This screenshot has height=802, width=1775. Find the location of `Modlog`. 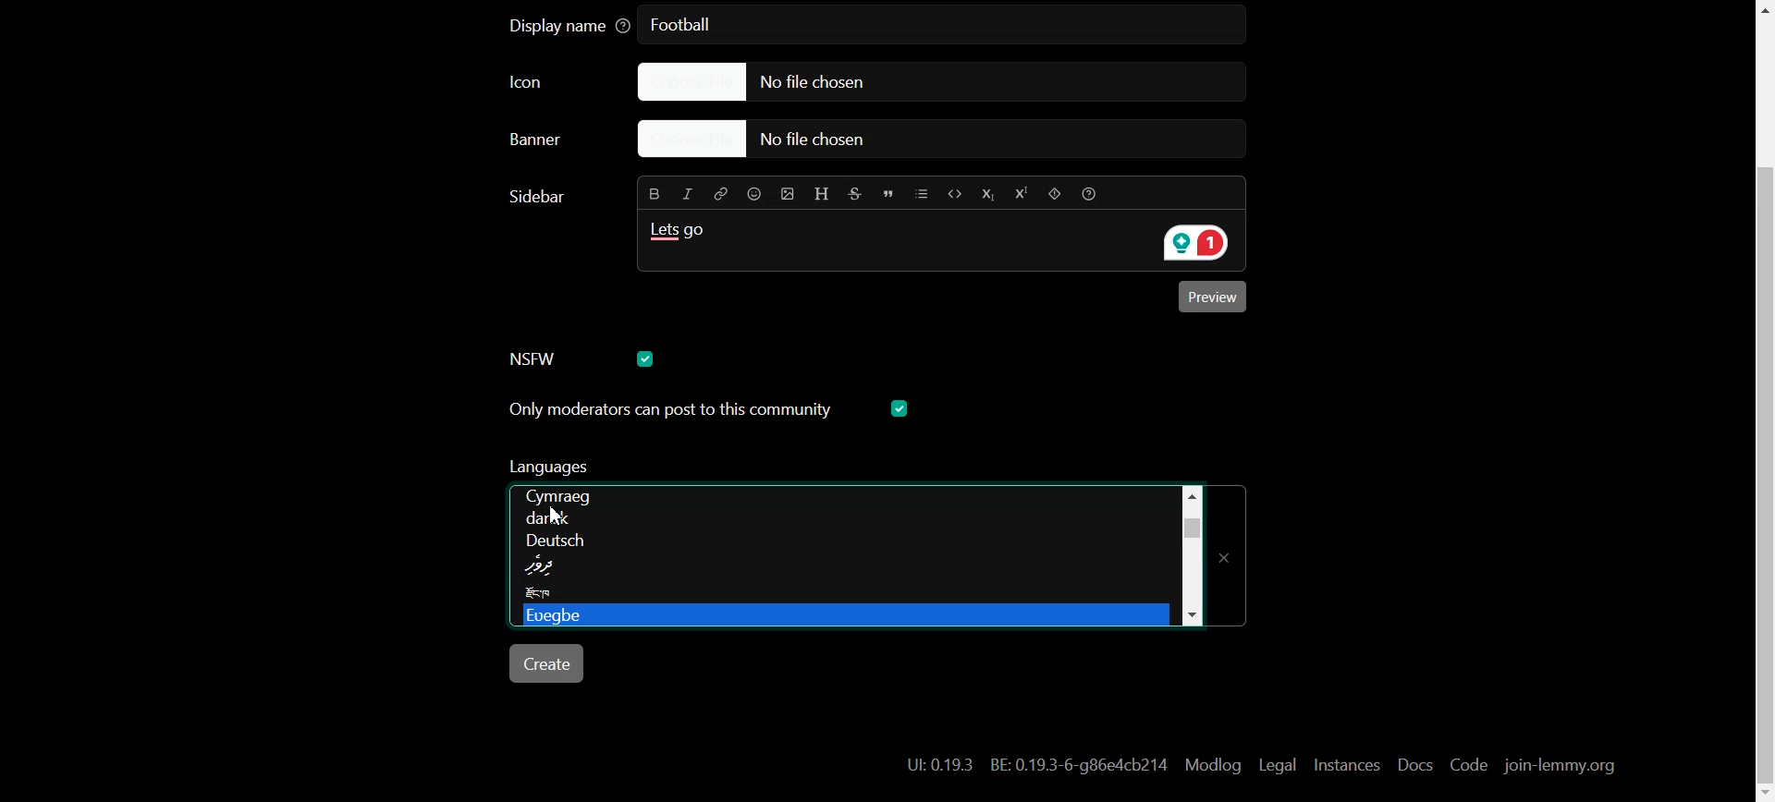

Modlog is located at coordinates (1213, 764).